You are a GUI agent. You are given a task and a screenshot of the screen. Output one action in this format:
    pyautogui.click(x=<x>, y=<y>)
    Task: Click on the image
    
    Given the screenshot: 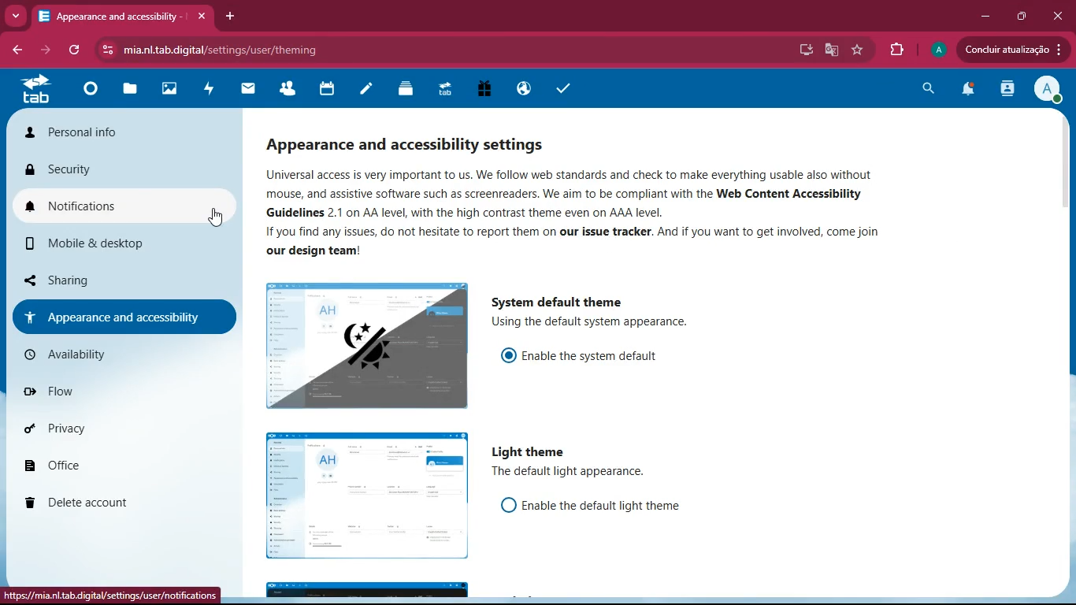 What is the action you would take?
    pyautogui.click(x=366, y=346)
    